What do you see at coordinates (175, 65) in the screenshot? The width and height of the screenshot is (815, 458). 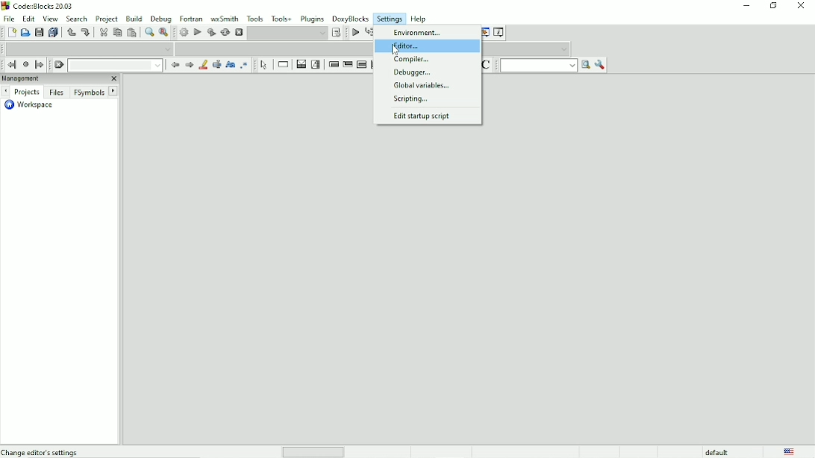 I see `Prev` at bounding box center [175, 65].